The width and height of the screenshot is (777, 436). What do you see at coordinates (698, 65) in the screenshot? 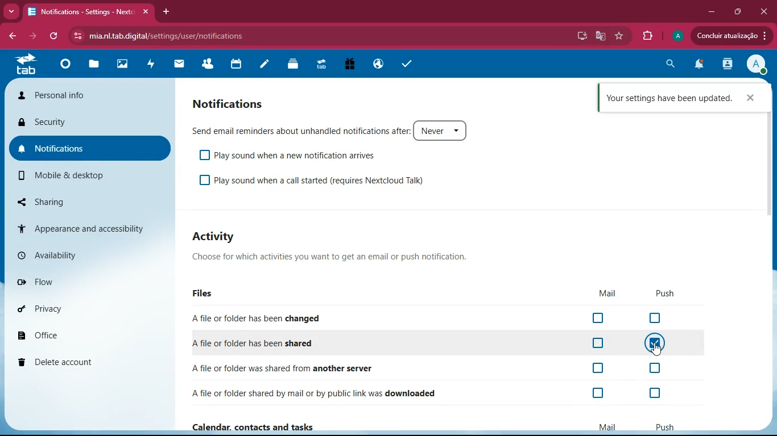
I see `notifications` at bounding box center [698, 65].